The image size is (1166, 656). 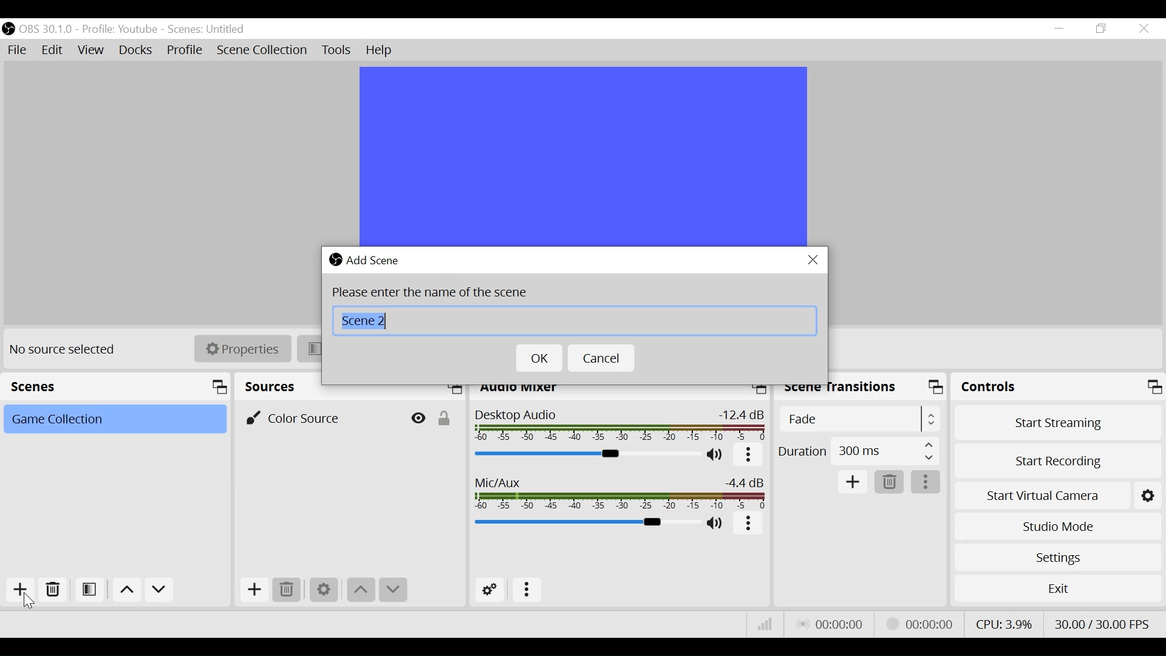 What do you see at coordinates (1143, 29) in the screenshot?
I see `Close` at bounding box center [1143, 29].